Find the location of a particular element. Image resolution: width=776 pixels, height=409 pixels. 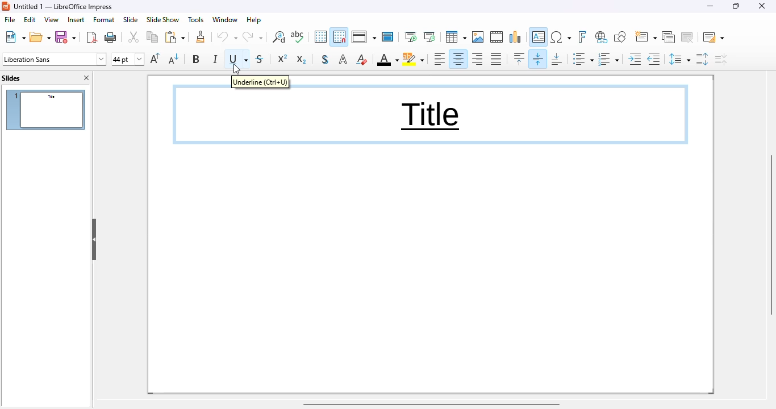

close pane is located at coordinates (87, 77).